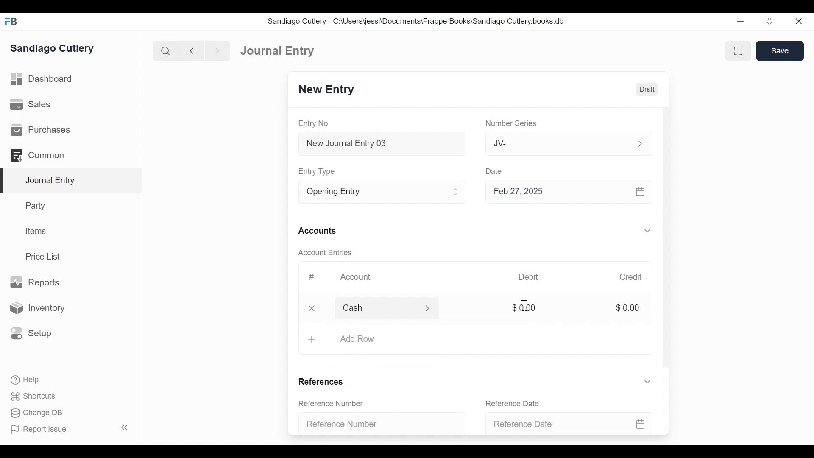  Describe the element at coordinates (36, 413) in the screenshot. I see `Change DB` at that location.